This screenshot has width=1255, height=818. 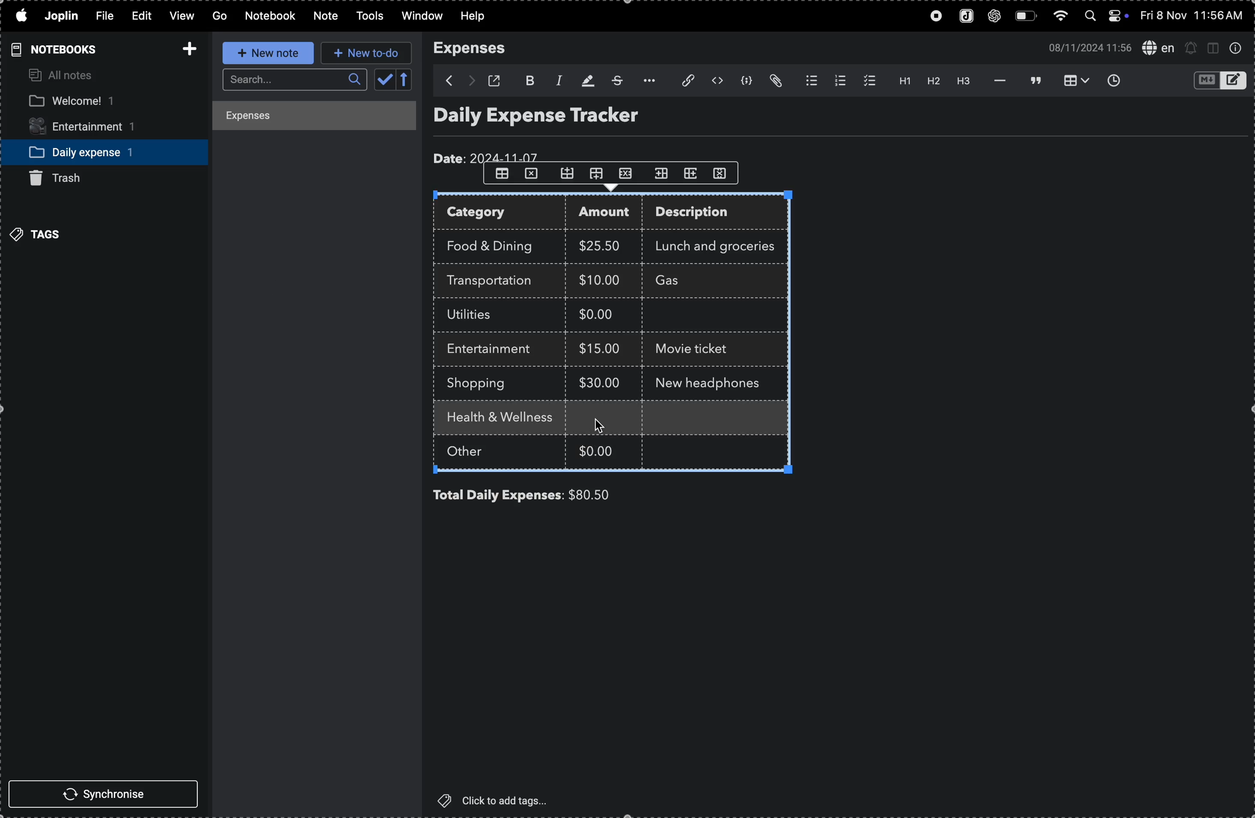 What do you see at coordinates (498, 495) in the screenshot?
I see `total daily expenses` at bounding box center [498, 495].